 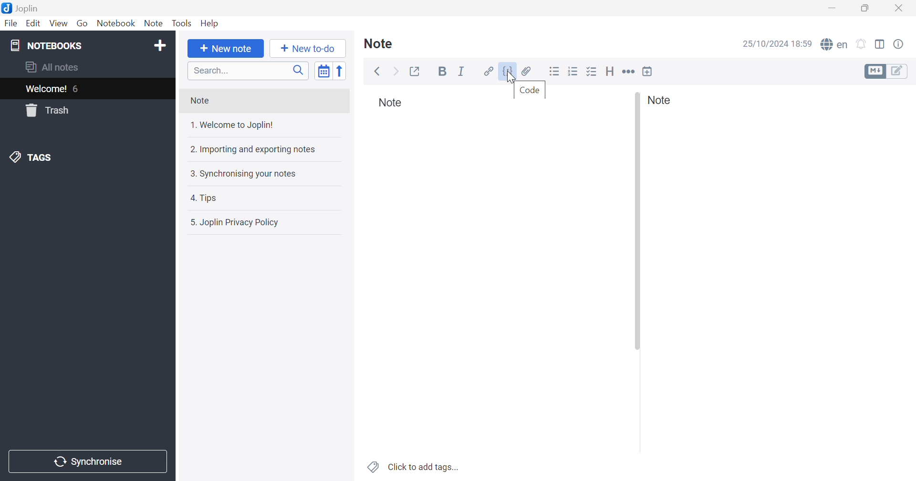 I want to click on Minimize, so click(x=834, y=9).